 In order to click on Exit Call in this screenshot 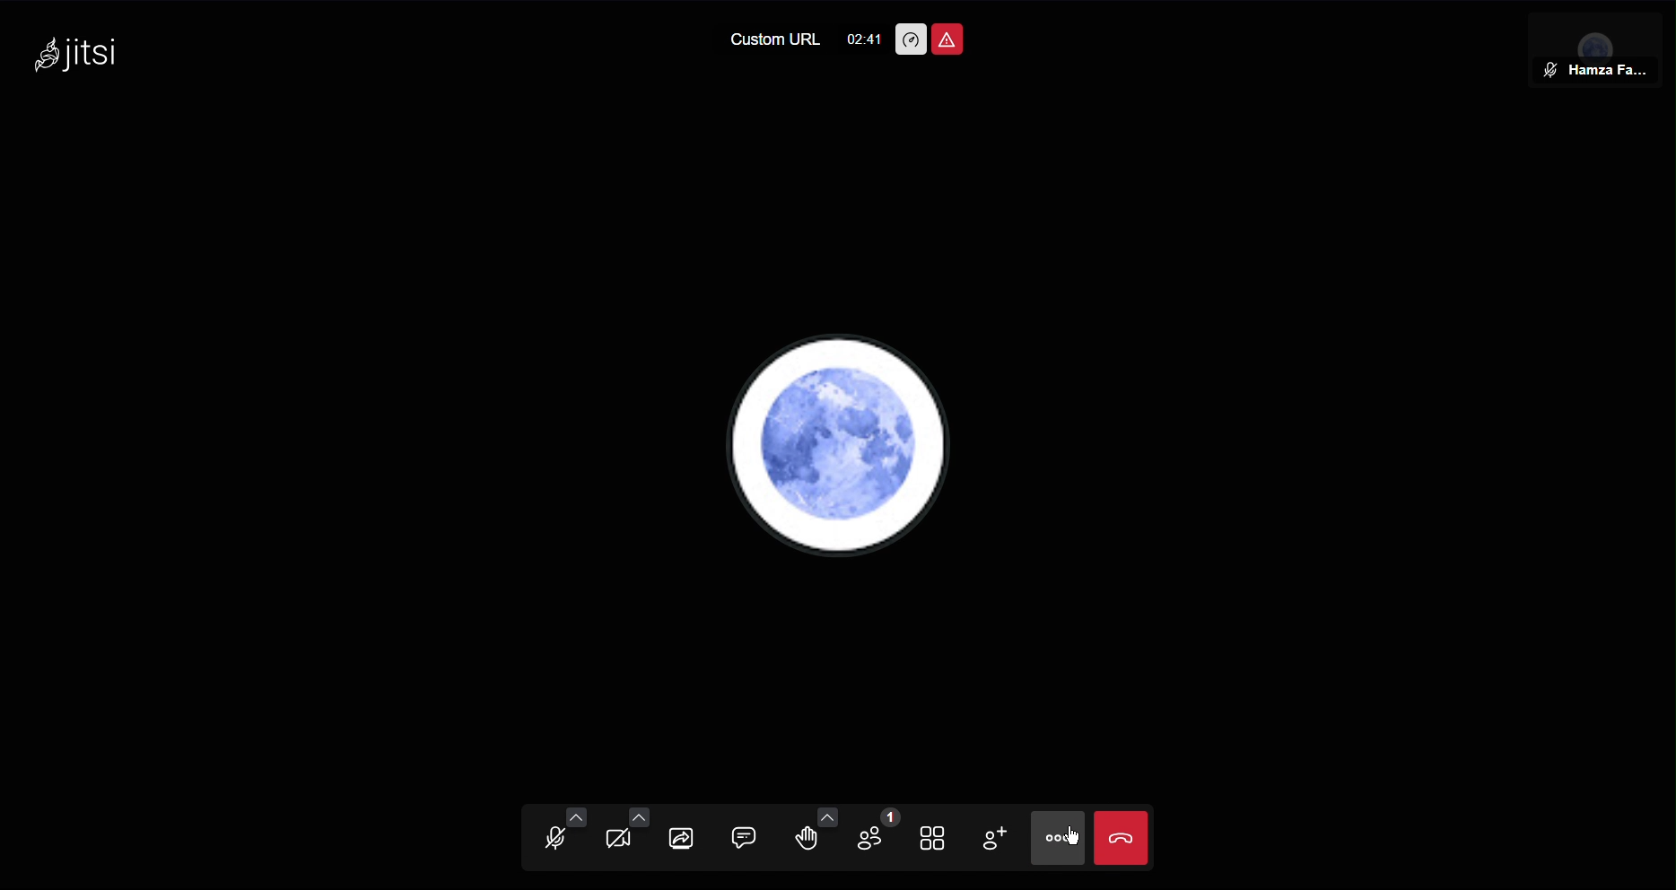, I will do `click(1125, 836)`.